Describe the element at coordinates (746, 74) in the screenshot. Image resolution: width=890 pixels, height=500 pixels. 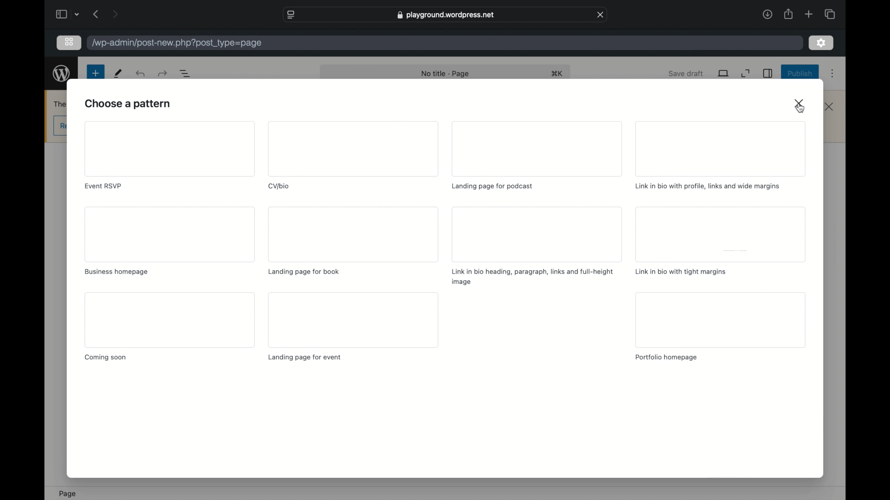
I see `expand` at that location.